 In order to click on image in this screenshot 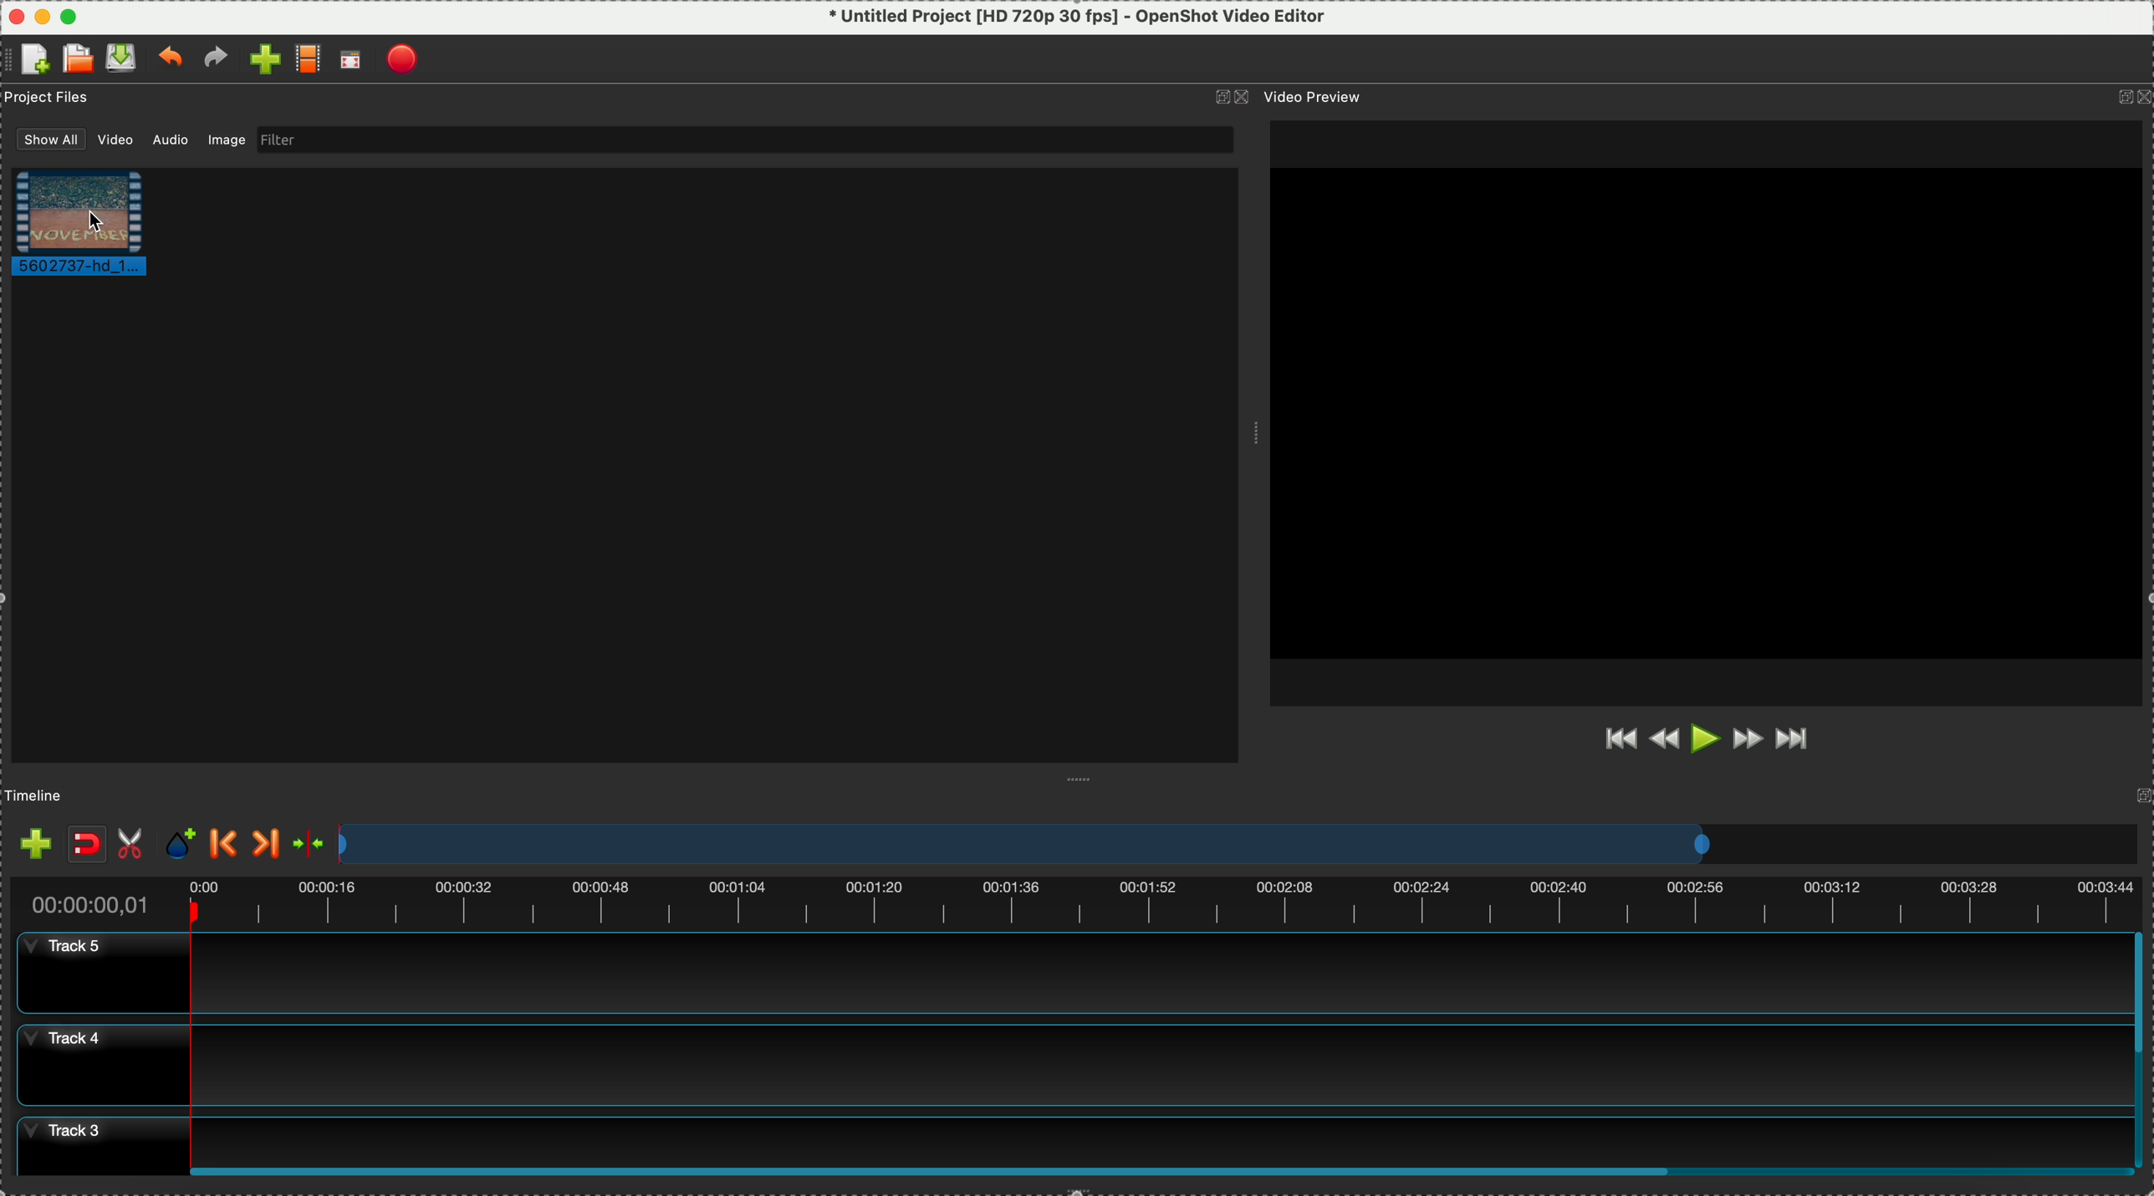, I will do `click(229, 142)`.